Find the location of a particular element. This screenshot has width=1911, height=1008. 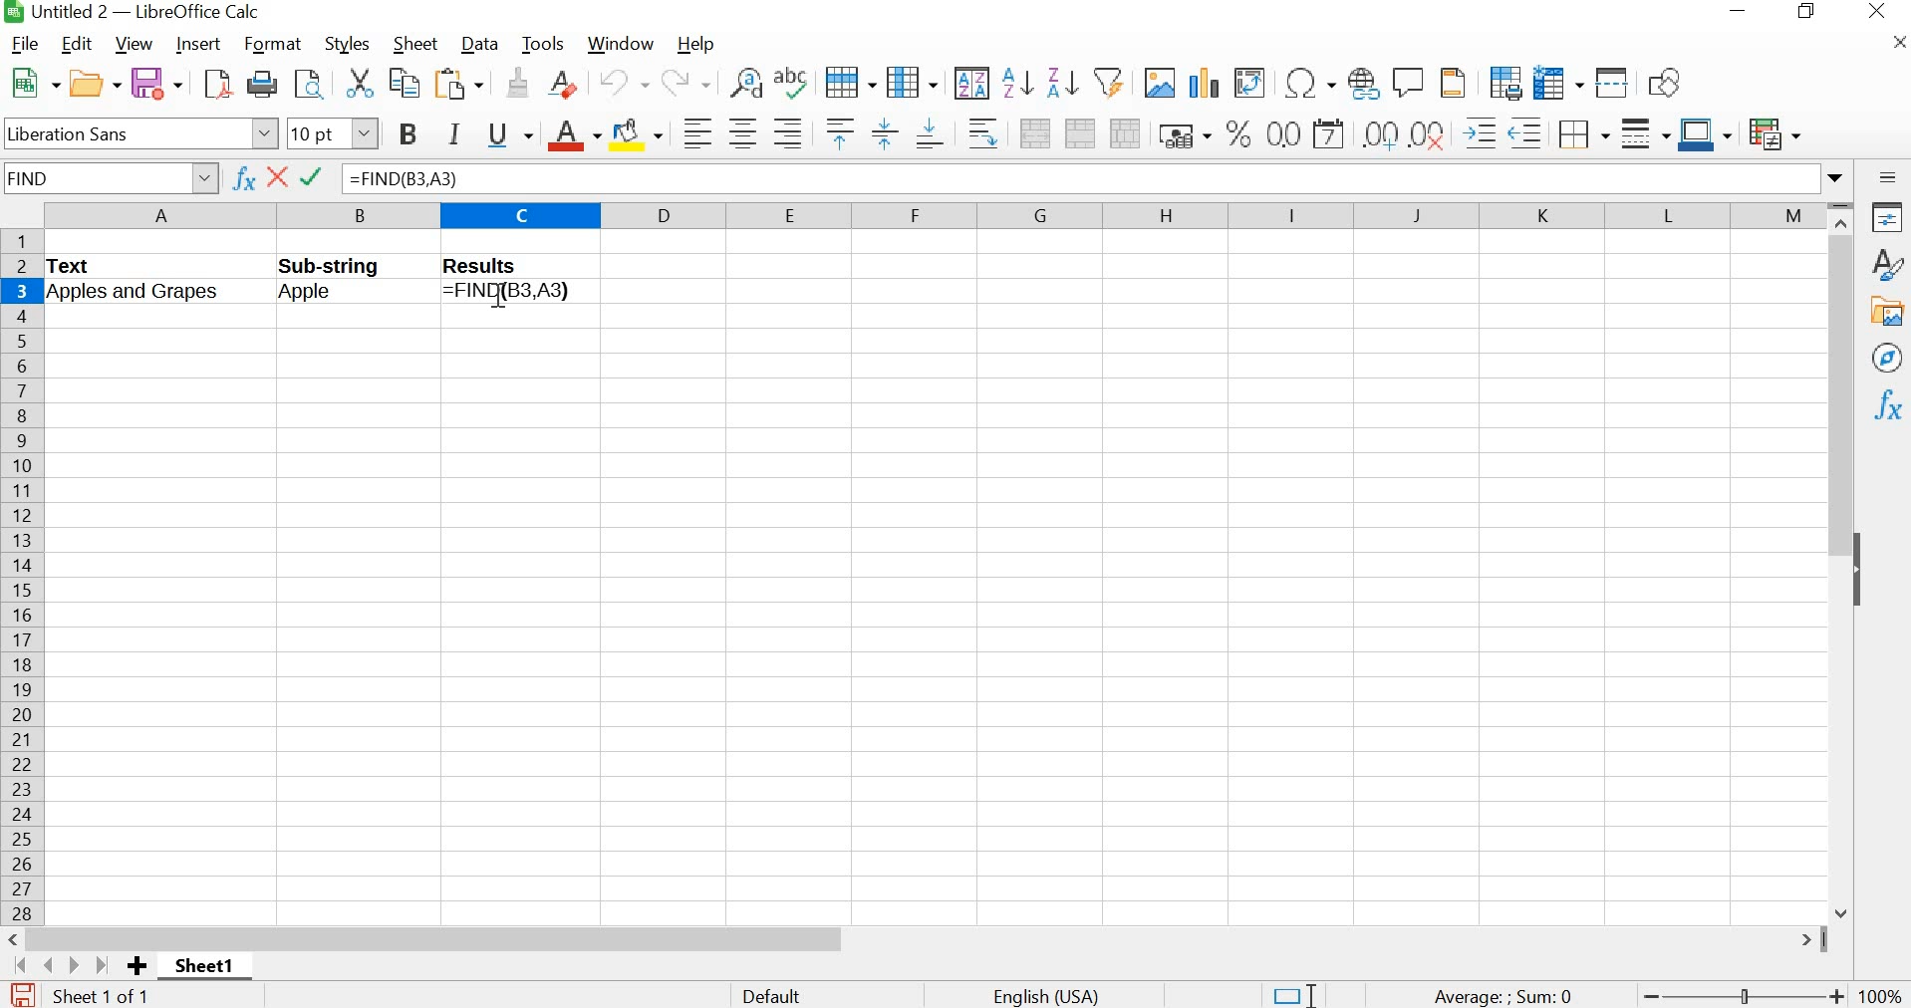

italic is located at coordinates (452, 132).